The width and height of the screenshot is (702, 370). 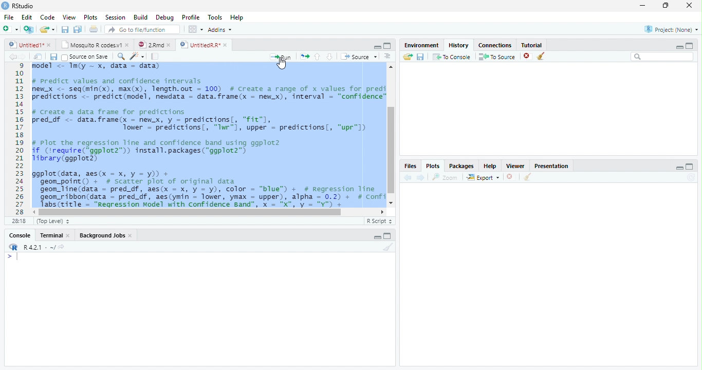 What do you see at coordinates (202, 44) in the screenshot?
I see `Untitled R` at bounding box center [202, 44].